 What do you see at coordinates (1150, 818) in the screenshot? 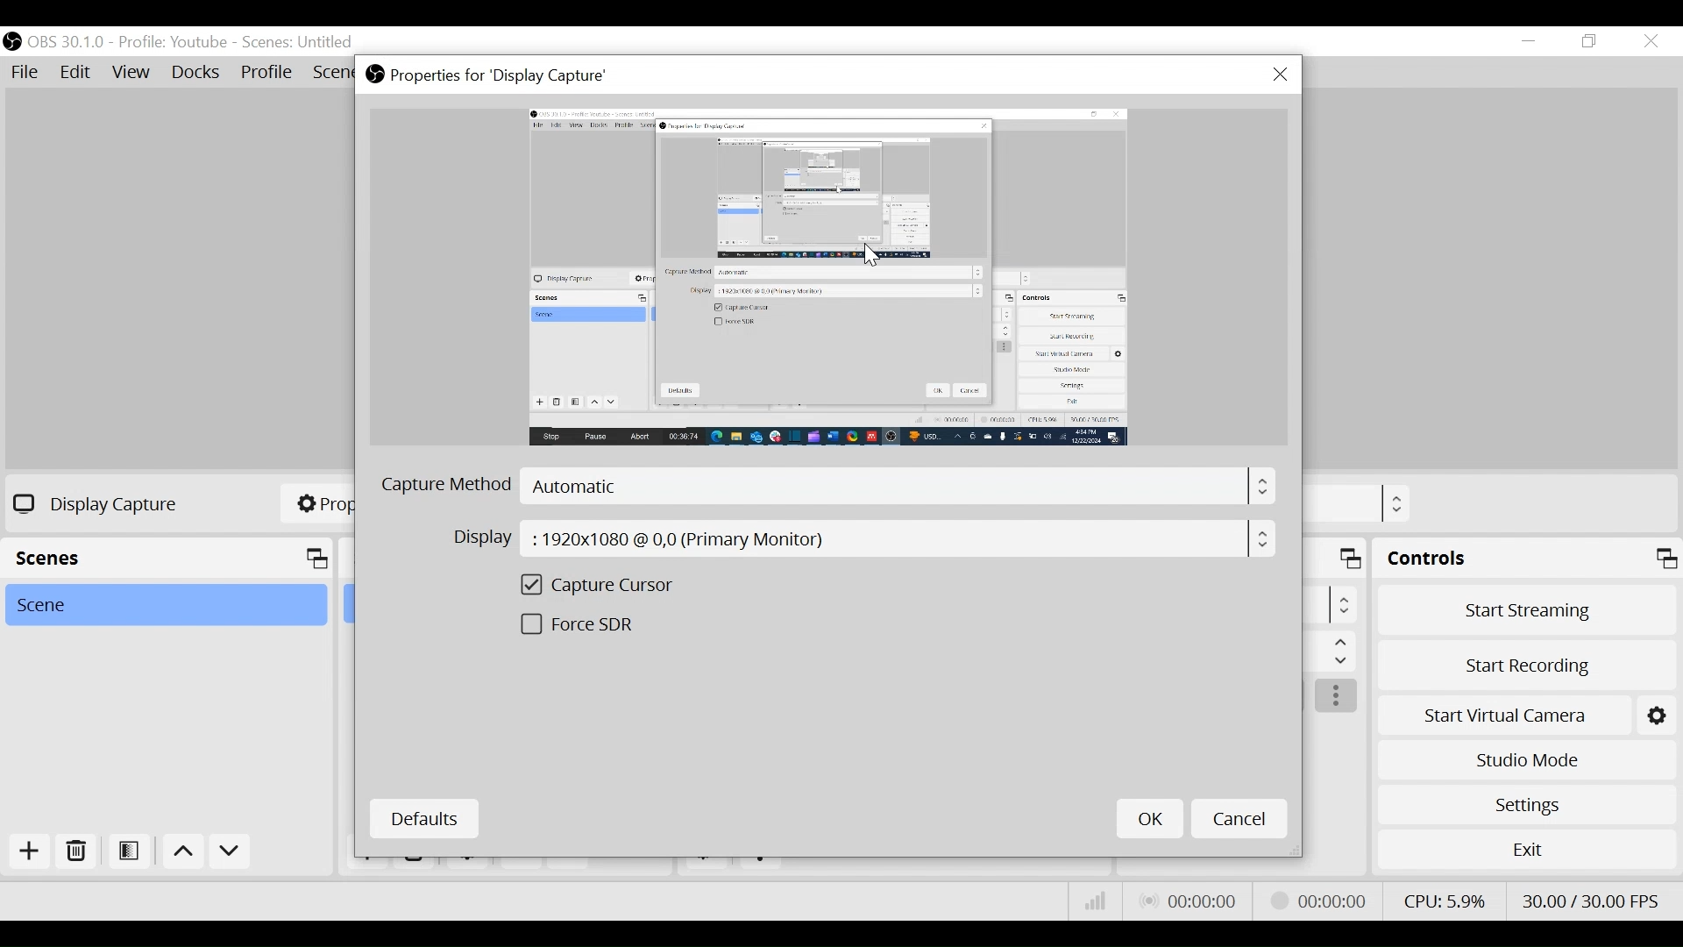
I see `OK` at bounding box center [1150, 818].